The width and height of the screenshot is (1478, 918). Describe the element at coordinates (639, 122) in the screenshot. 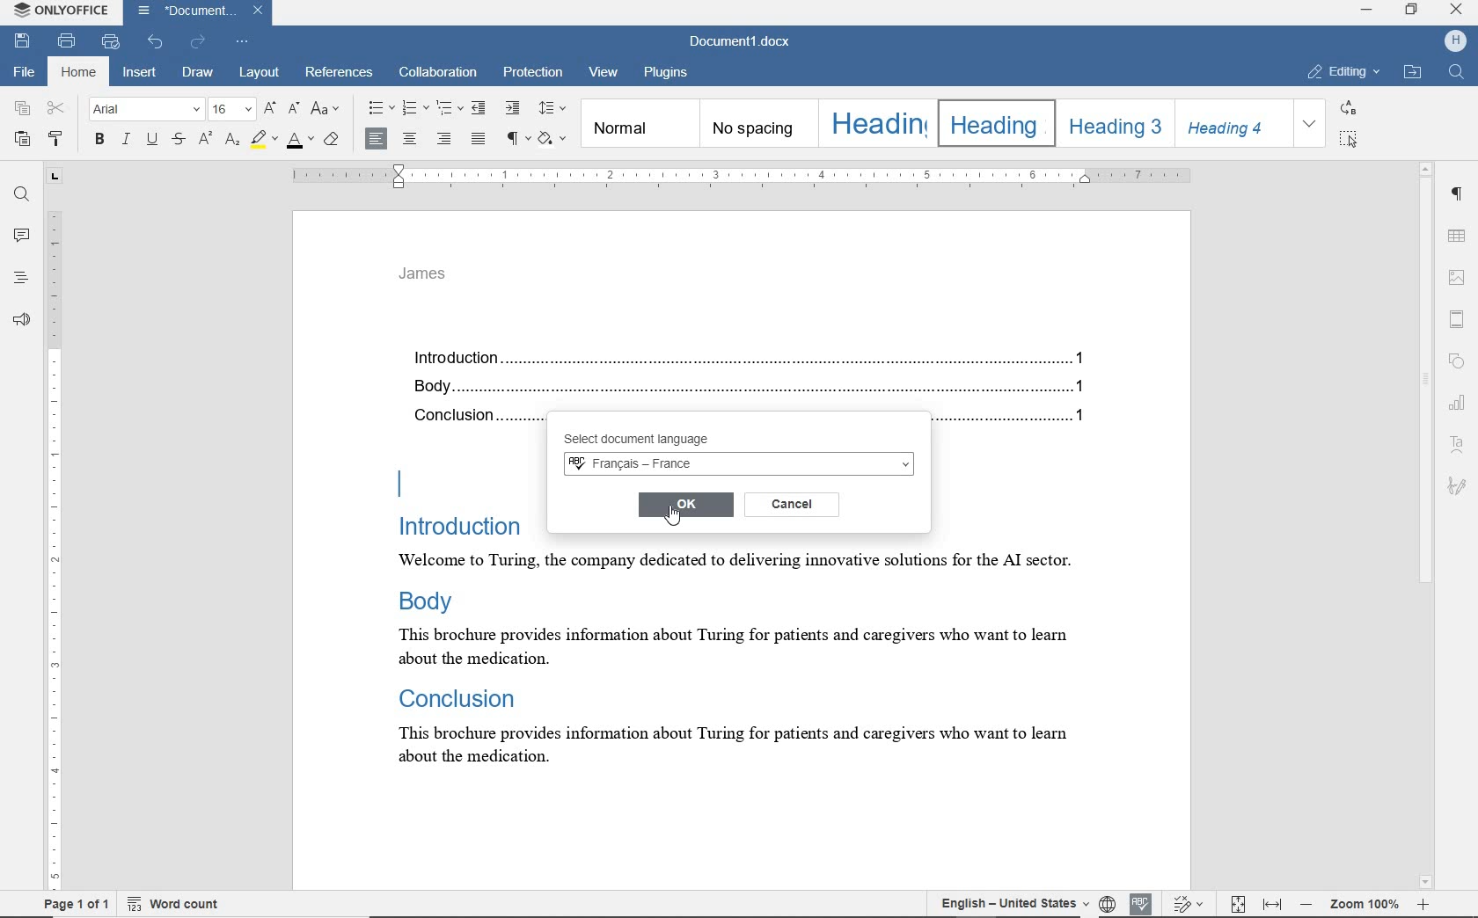

I see `normal` at that location.